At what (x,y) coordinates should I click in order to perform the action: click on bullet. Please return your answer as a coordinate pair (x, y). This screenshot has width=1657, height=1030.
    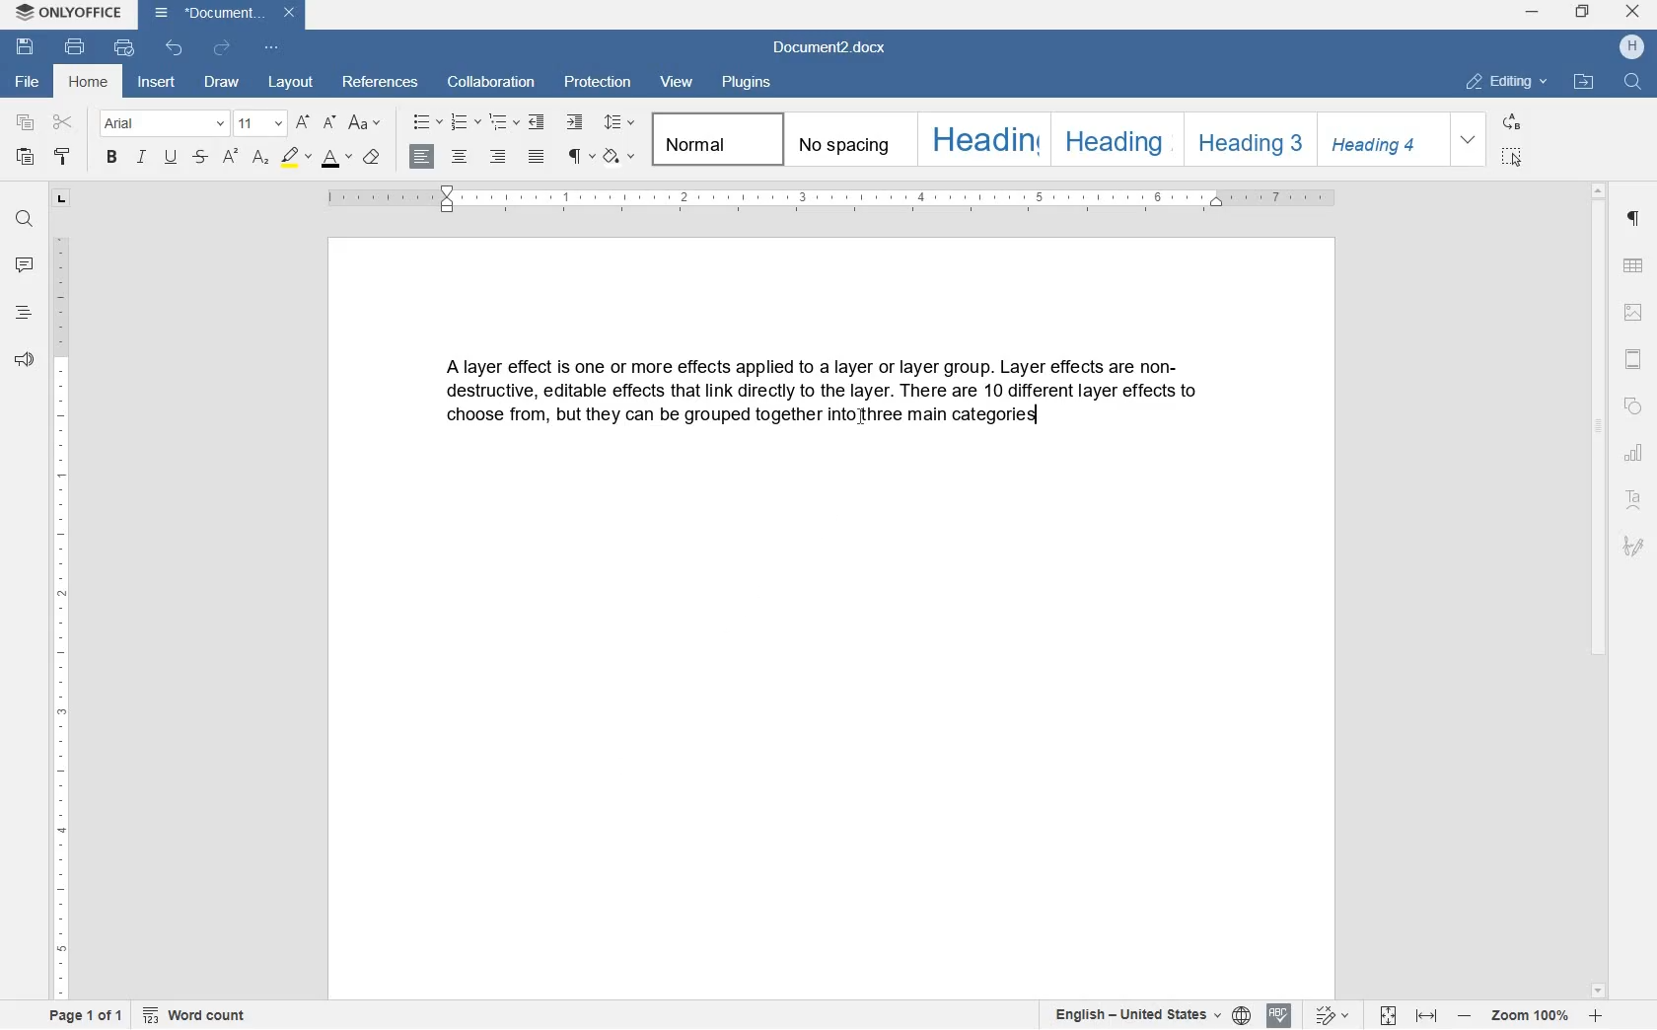
    Looking at the image, I should click on (426, 122).